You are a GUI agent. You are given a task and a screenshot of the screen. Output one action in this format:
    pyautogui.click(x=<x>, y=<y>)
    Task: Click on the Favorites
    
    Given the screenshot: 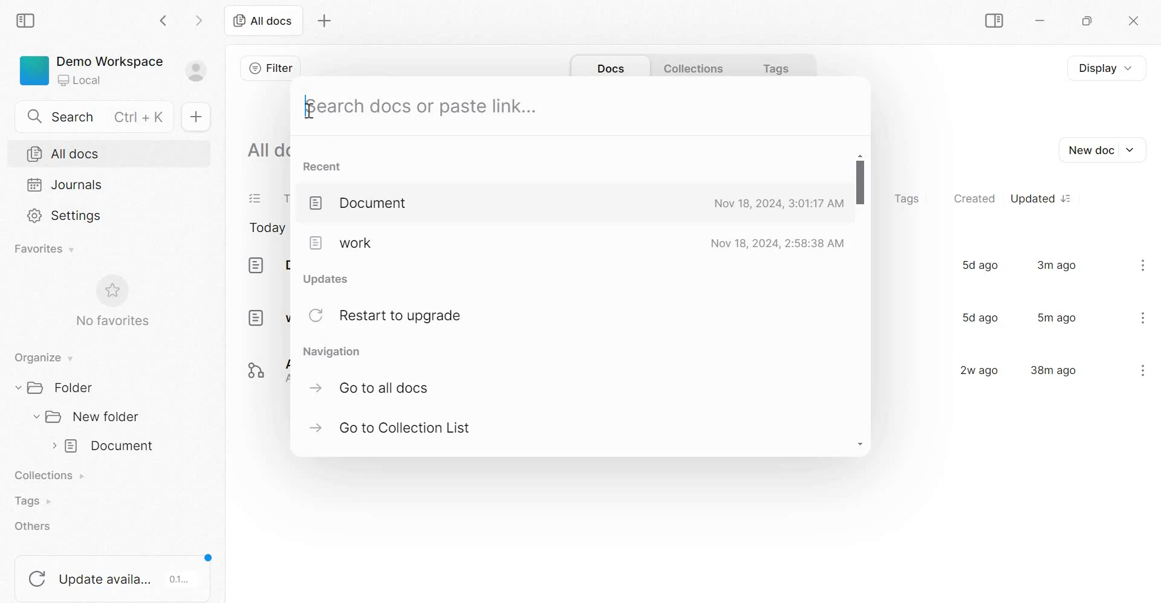 What is the action you would take?
    pyautogui.click(x=45, y=249)
    